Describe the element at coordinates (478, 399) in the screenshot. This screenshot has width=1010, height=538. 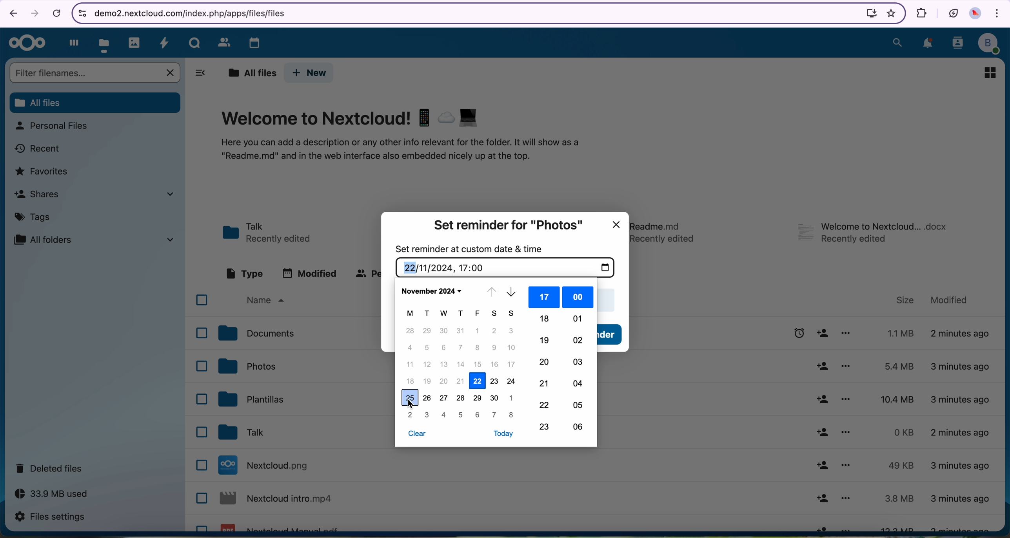
I see `29` at that location.